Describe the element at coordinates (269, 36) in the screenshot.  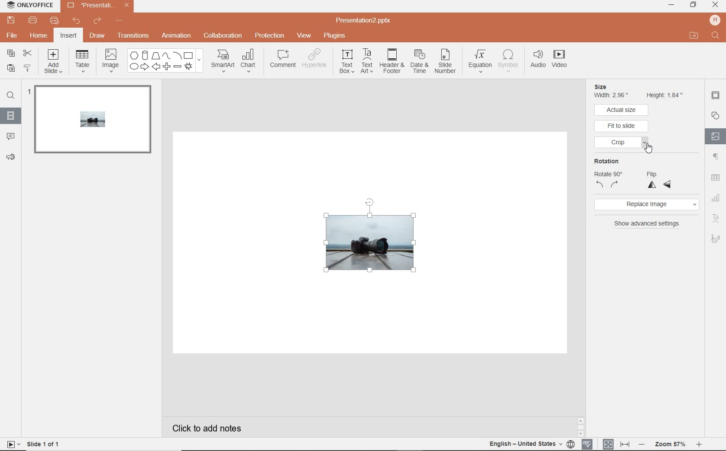
I see `protection` at that location.